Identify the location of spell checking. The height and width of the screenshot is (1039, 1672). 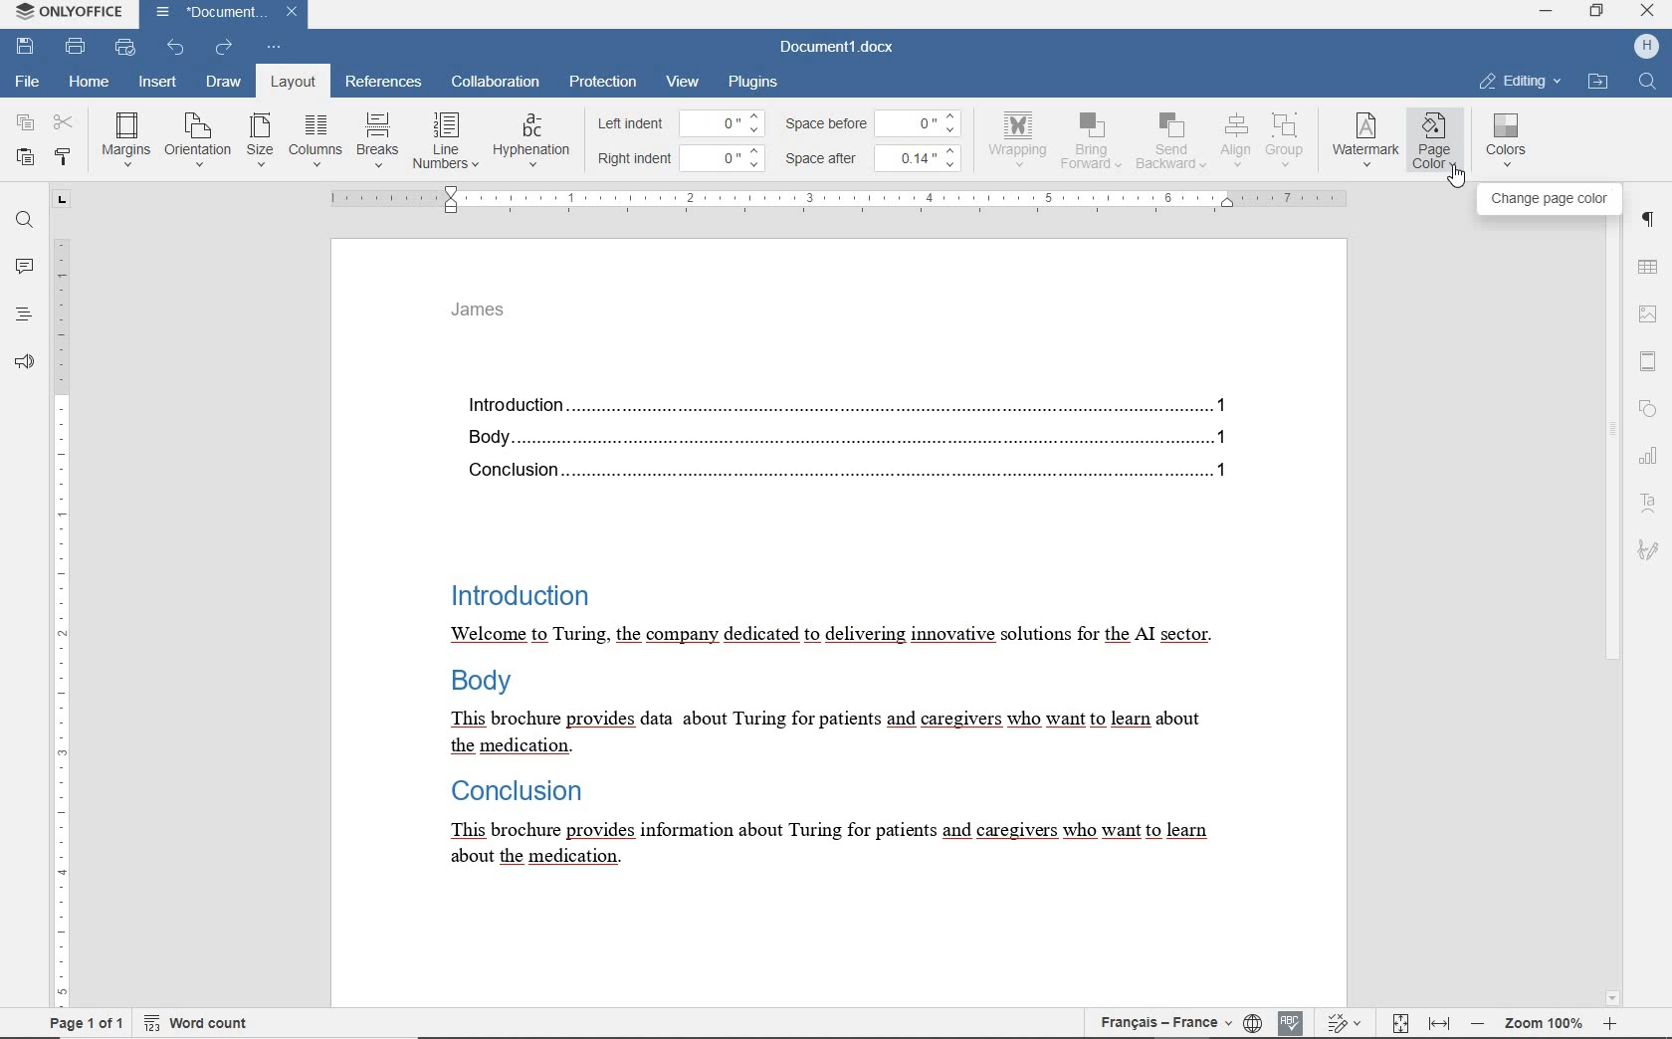
(1290, 1018).